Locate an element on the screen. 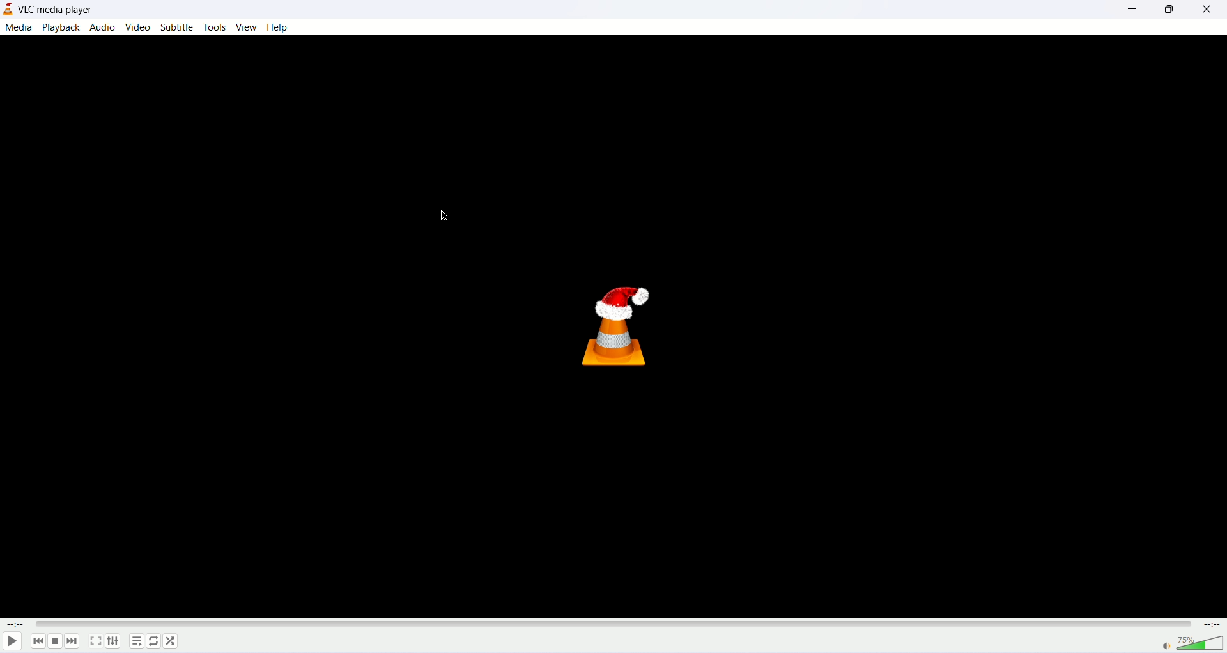 Image resolution: width=1227 pixels, height=653 pixels. HELP is located at coordinates (278, 27).